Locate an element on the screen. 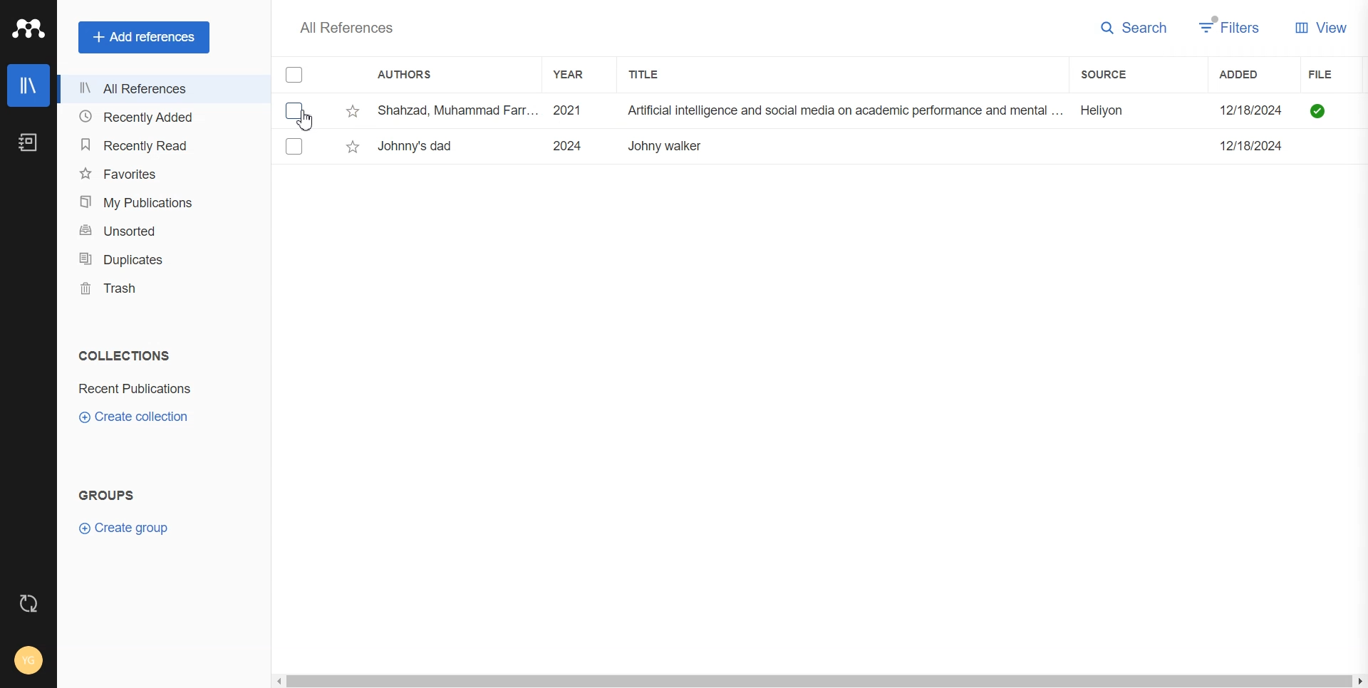 The image size is (1368, 688). Favorites is located at coordinates (160, 172).